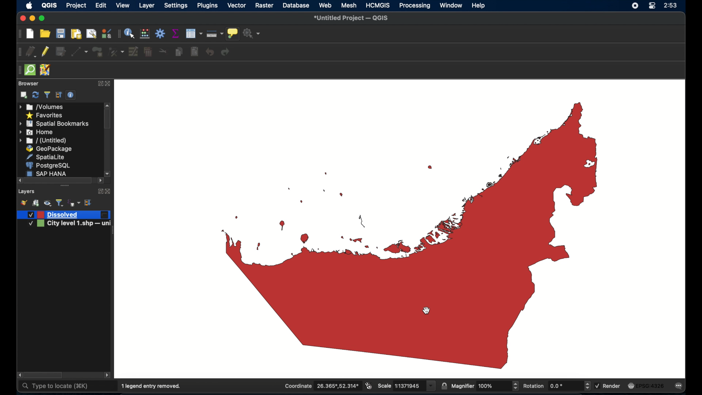  Describe the element at coordinates (321, 386) in the screenshot. I see `coordinate` at that location.